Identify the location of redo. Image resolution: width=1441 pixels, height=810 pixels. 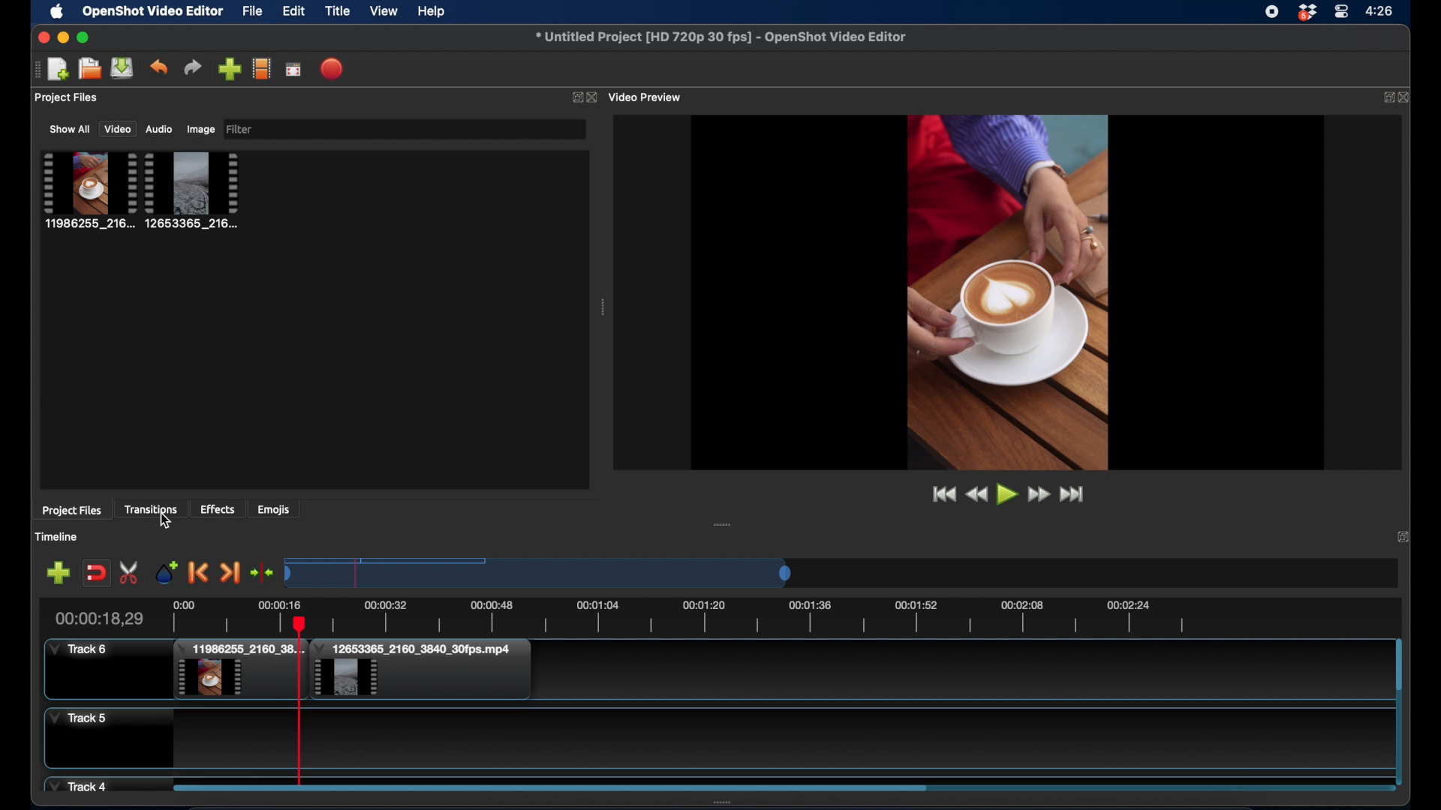
(193, 67).